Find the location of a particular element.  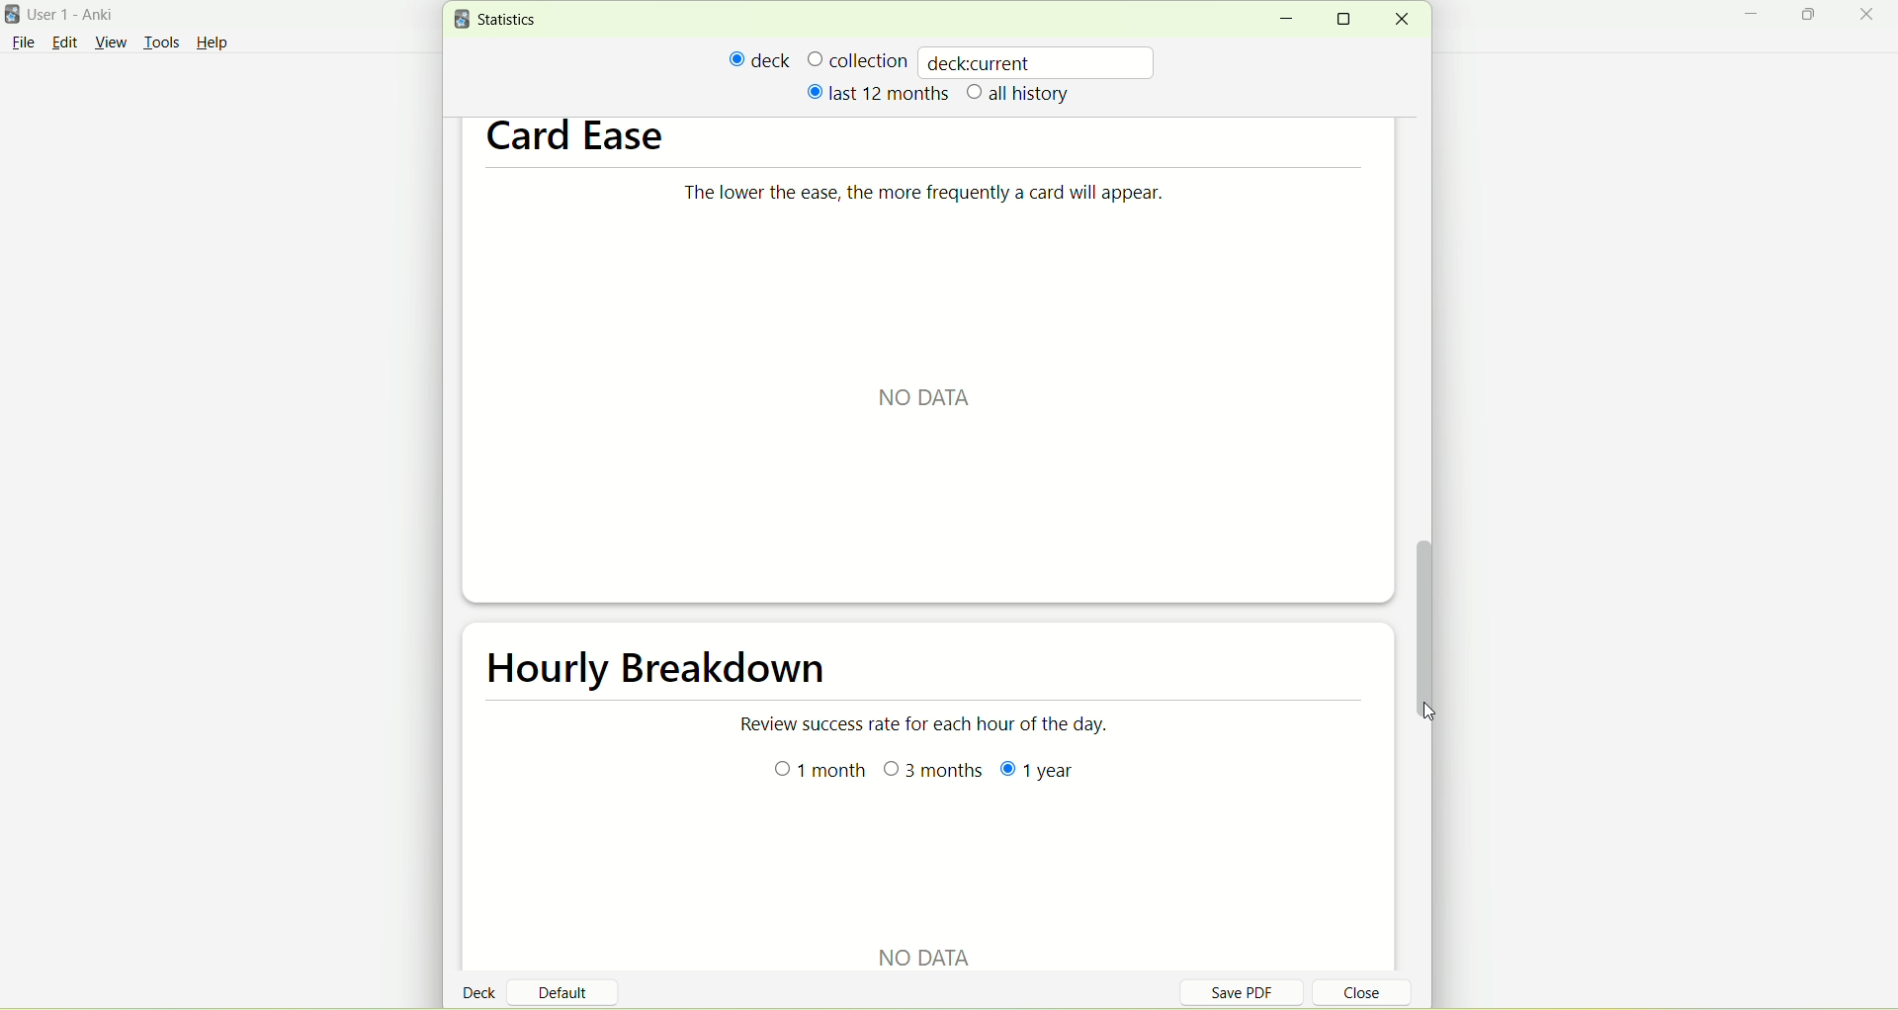

collection is located at coordinates (857, 59).